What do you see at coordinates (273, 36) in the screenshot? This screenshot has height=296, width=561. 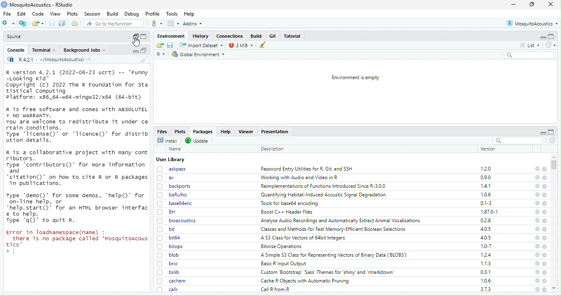 I see `Git` at bounding box center [273, 36].